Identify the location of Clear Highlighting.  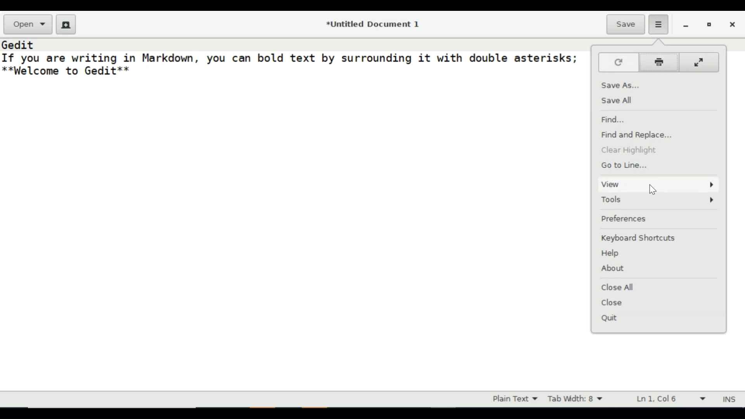
(627, 150).